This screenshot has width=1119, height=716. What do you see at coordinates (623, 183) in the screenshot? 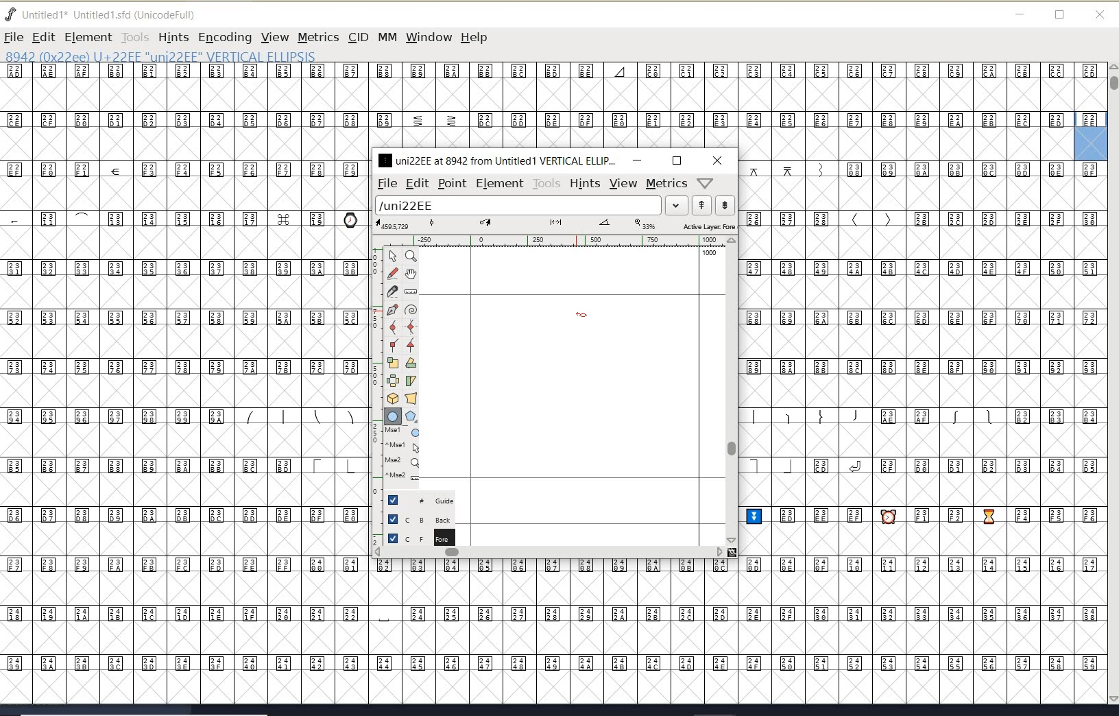
I see `view` at bounding box center [623, 183].